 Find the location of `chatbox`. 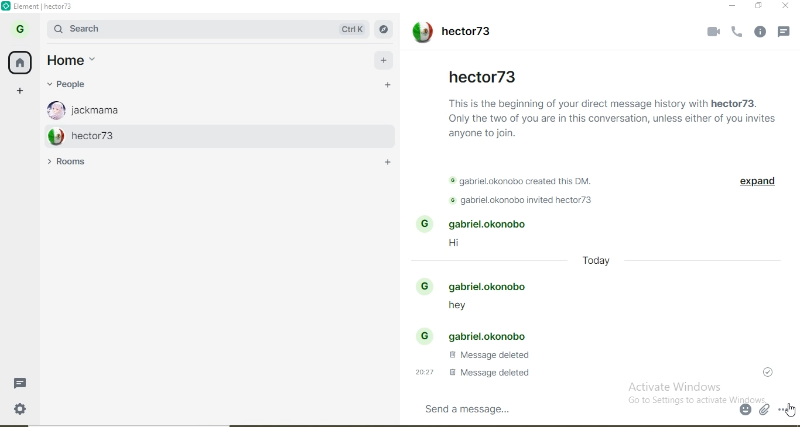

chatbox is located at coordinates (572, 408).